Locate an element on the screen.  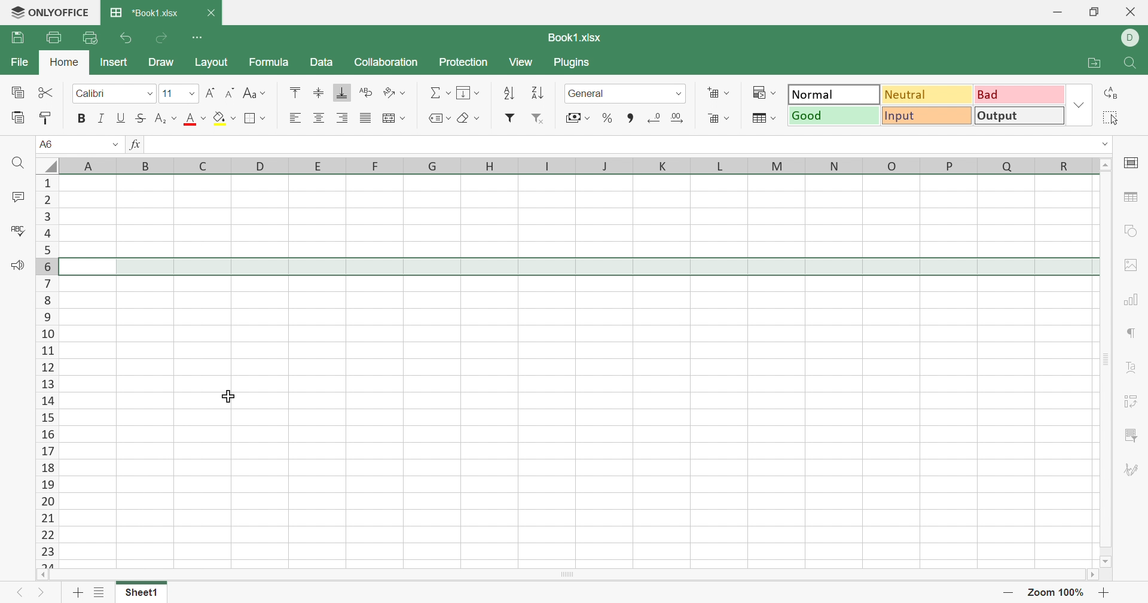
ONLYOFFICE is located at coordinates (48, 13).